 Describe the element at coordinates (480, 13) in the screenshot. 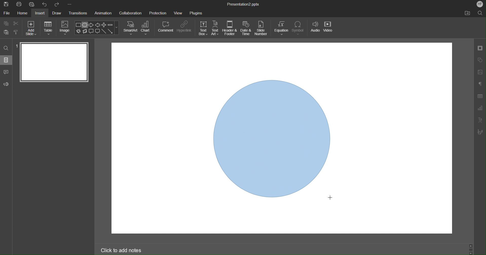

I see `Search` at that location.